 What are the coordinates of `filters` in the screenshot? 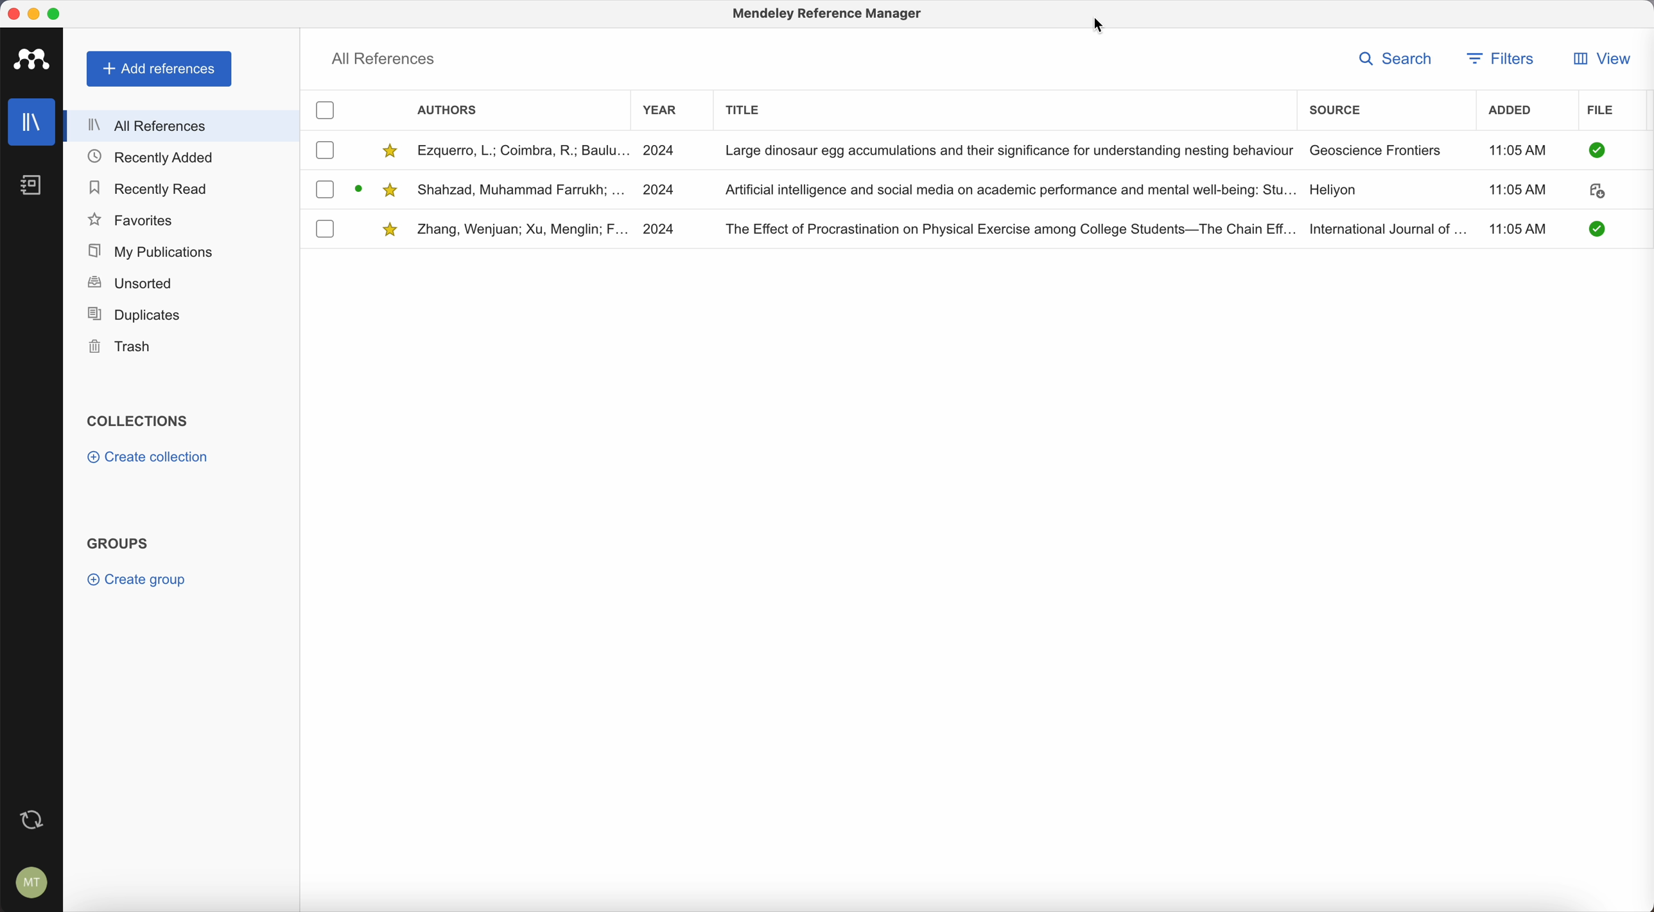 It's located at (1503, 58).